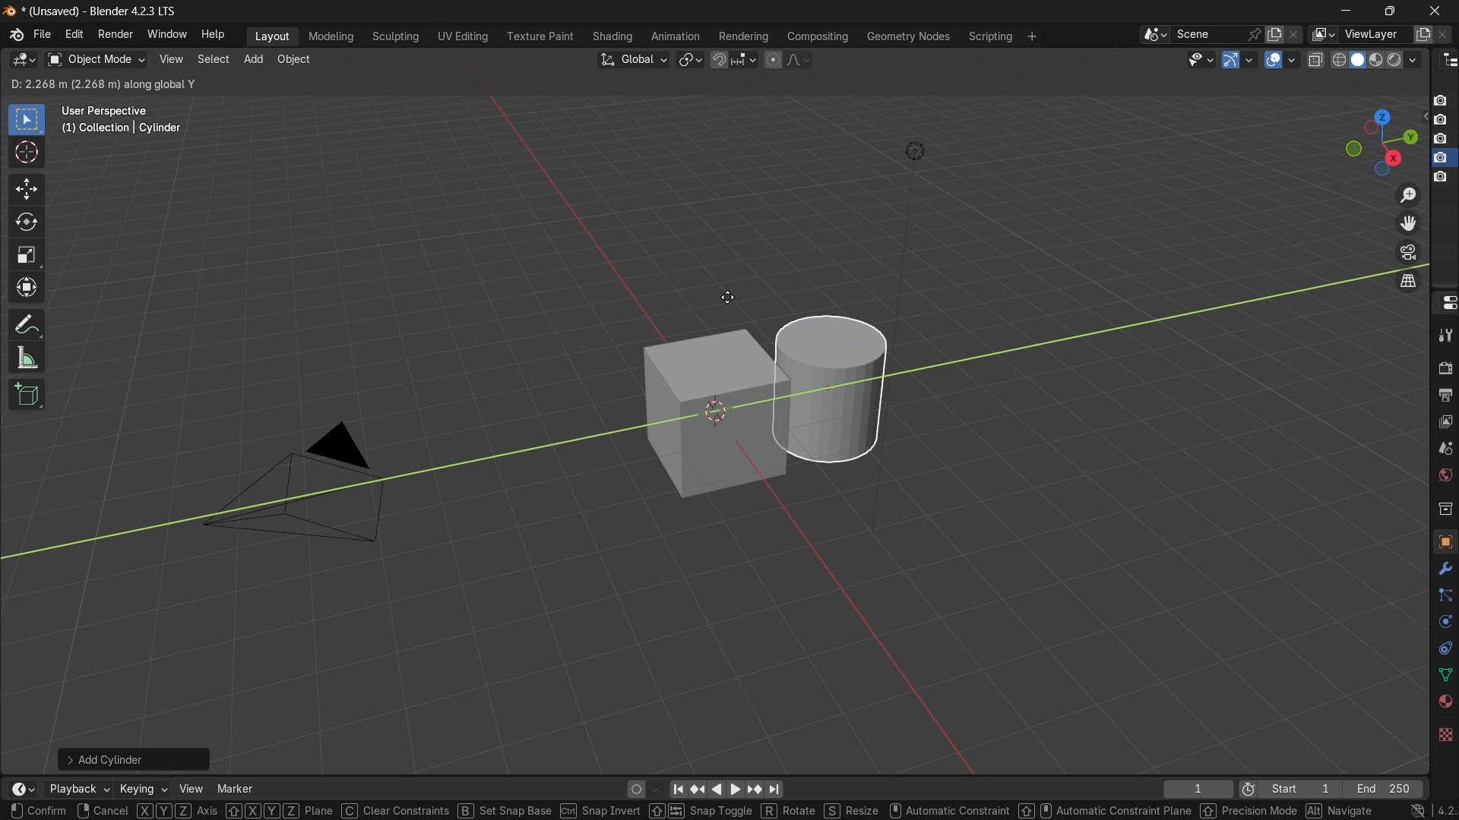 This screenshot has height=820, width=1459. What do you see at coordinates (1442, 139) in the screenshot?
I see `capture` at bounding box center [1442, 139].